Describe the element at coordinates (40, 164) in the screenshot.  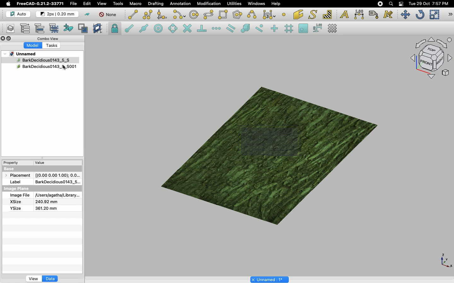
I see `Value` at that location.